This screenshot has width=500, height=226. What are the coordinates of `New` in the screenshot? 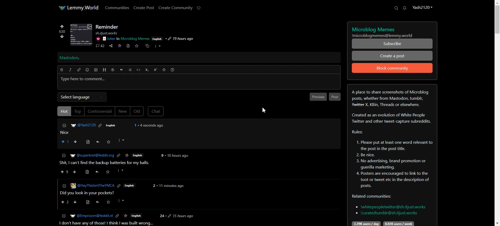 It's located at (122, 111).